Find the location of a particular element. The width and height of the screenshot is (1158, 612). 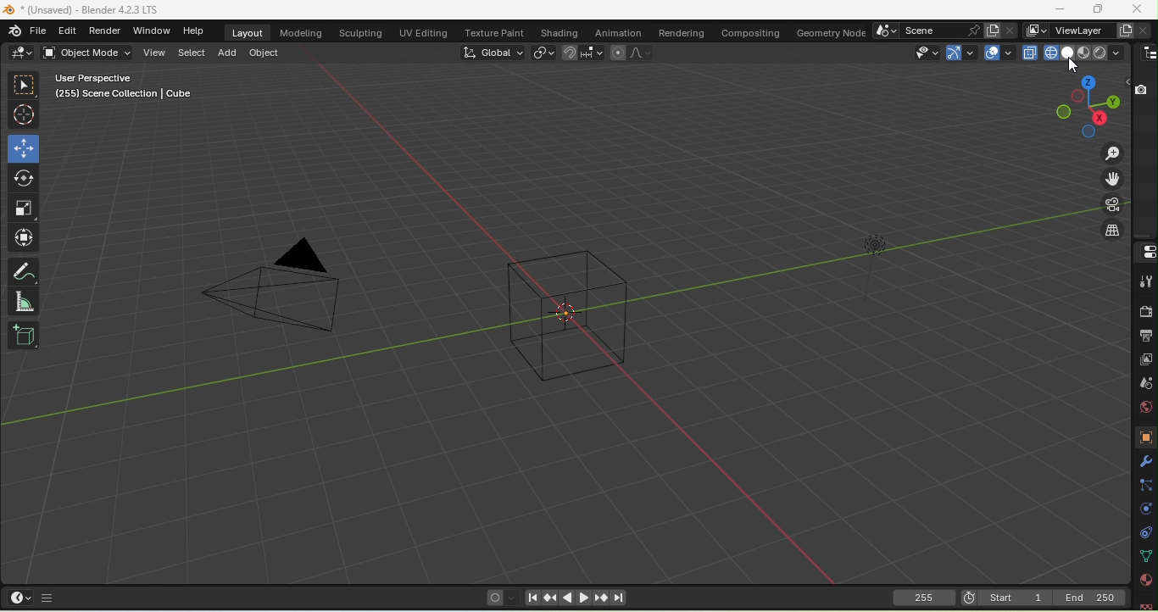

Final frame of the playback/rendering range is located at coordinates (1090, 597).